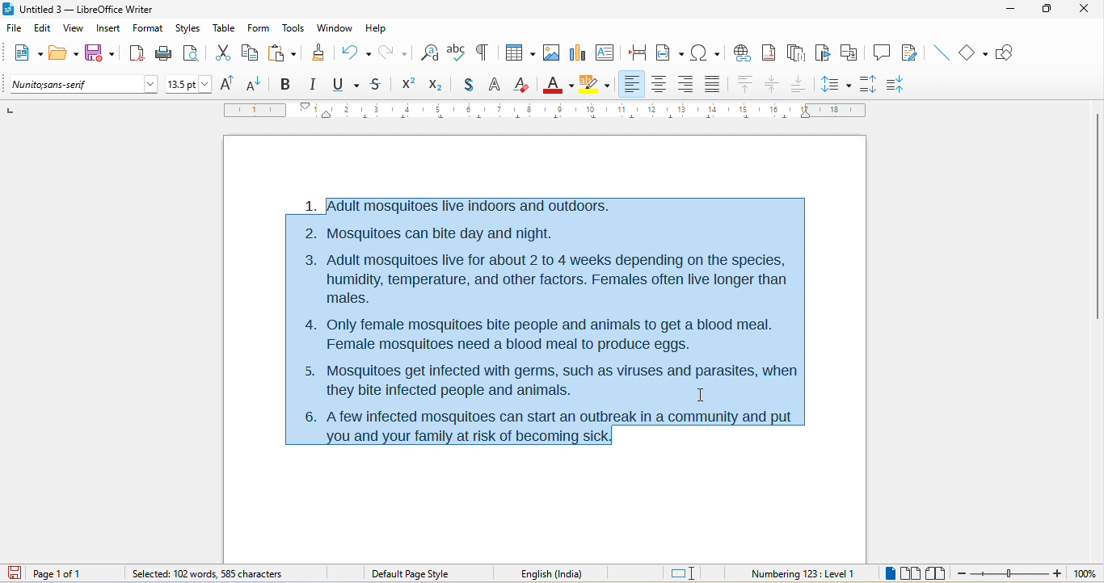 This screenshot has width=1104, height=583. What do you see at coordinates (1028, 574) in the screenshot?
I see `zoom` at bounding box center [1028, 574].